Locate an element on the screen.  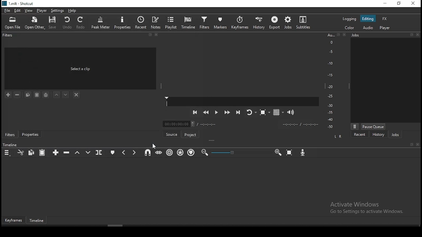
properties is located at coordinates (123, 22).